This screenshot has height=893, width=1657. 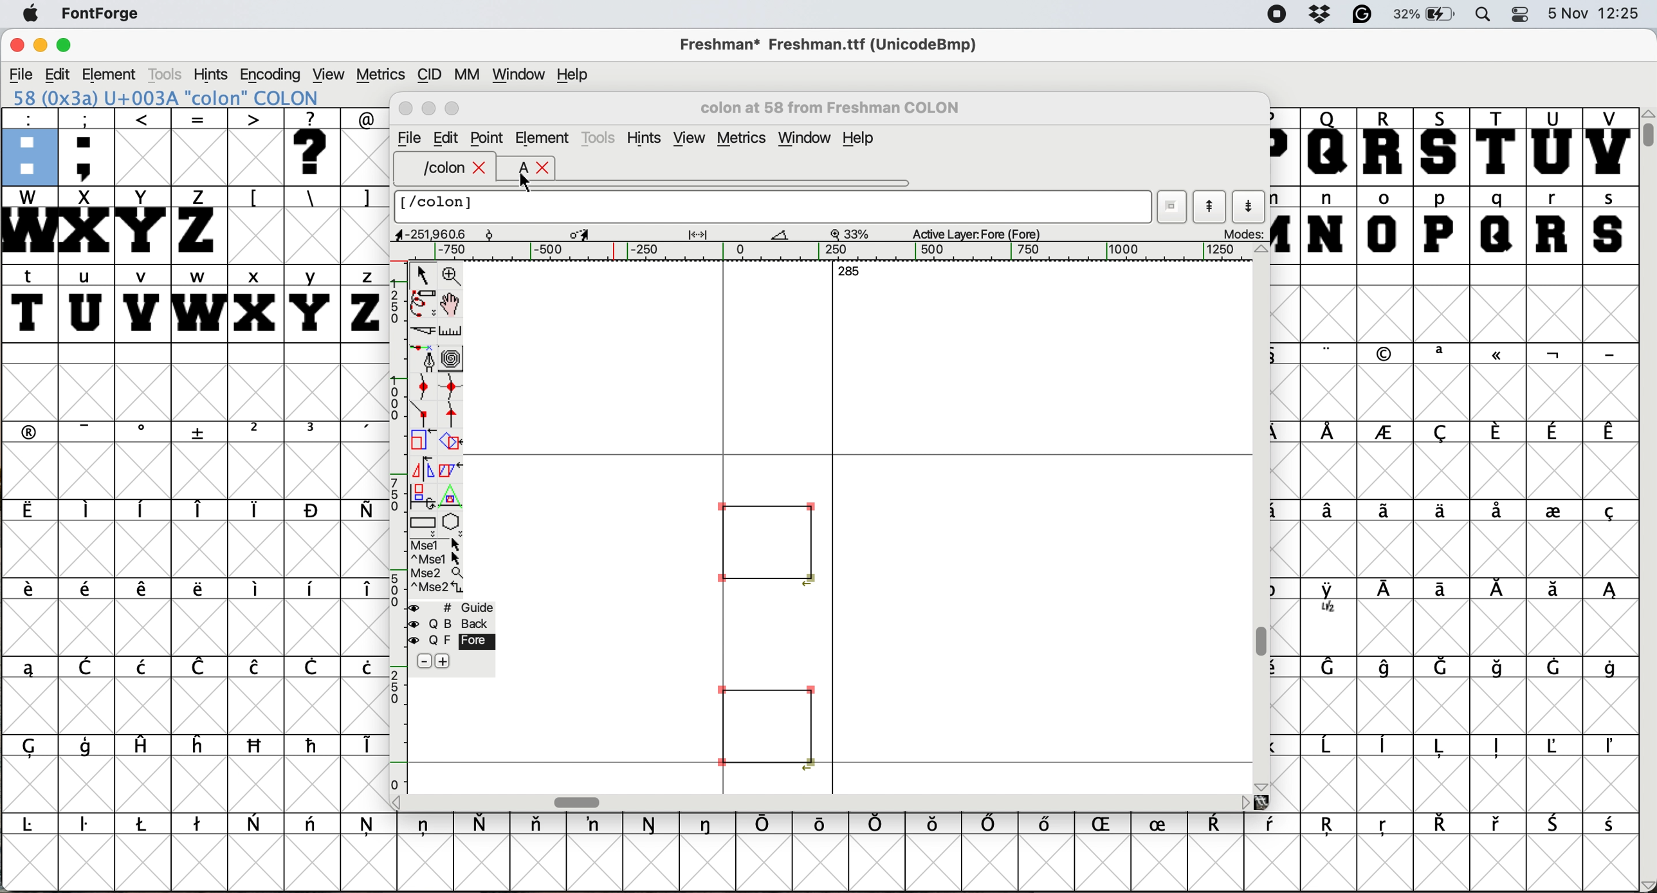 What do you see at coordinates (88, 146) in the screenshot?
I see `;` at bounding box center [88, 146].